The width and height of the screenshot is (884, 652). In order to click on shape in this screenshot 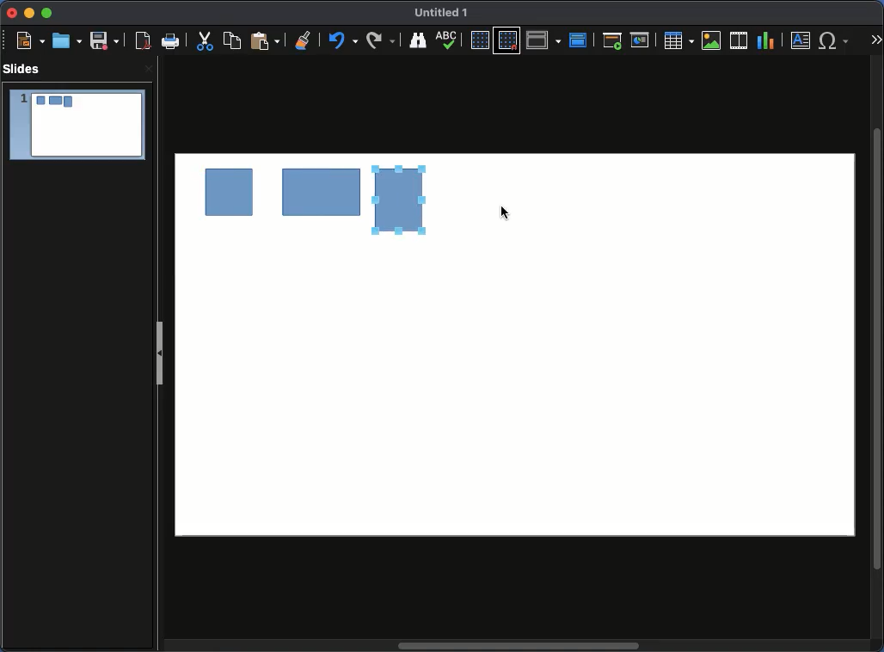, I will do `click(320, 194)`.